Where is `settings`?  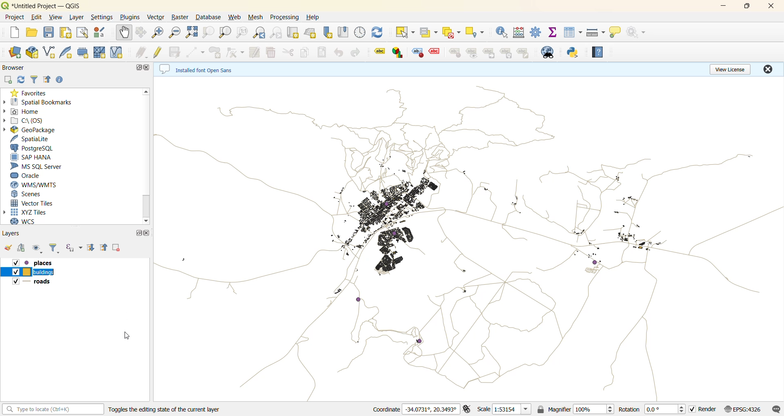
settings is located at coordinates (102, 17).